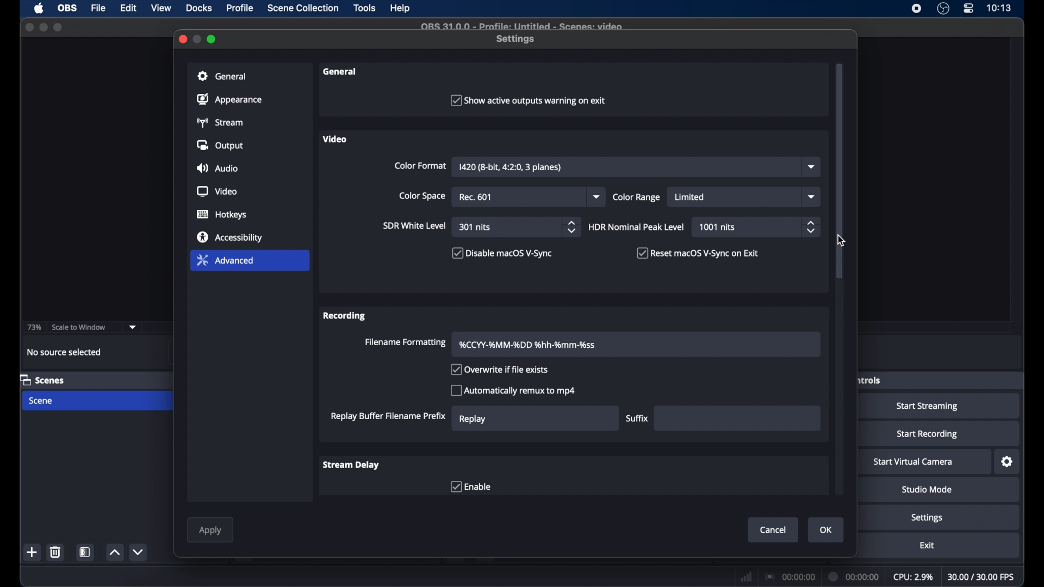 This screenshot has height=587, width=1044. What do you see at coordinates (529, 345) in the screenshot?
I see `filename` at bounding box center [529, 345].